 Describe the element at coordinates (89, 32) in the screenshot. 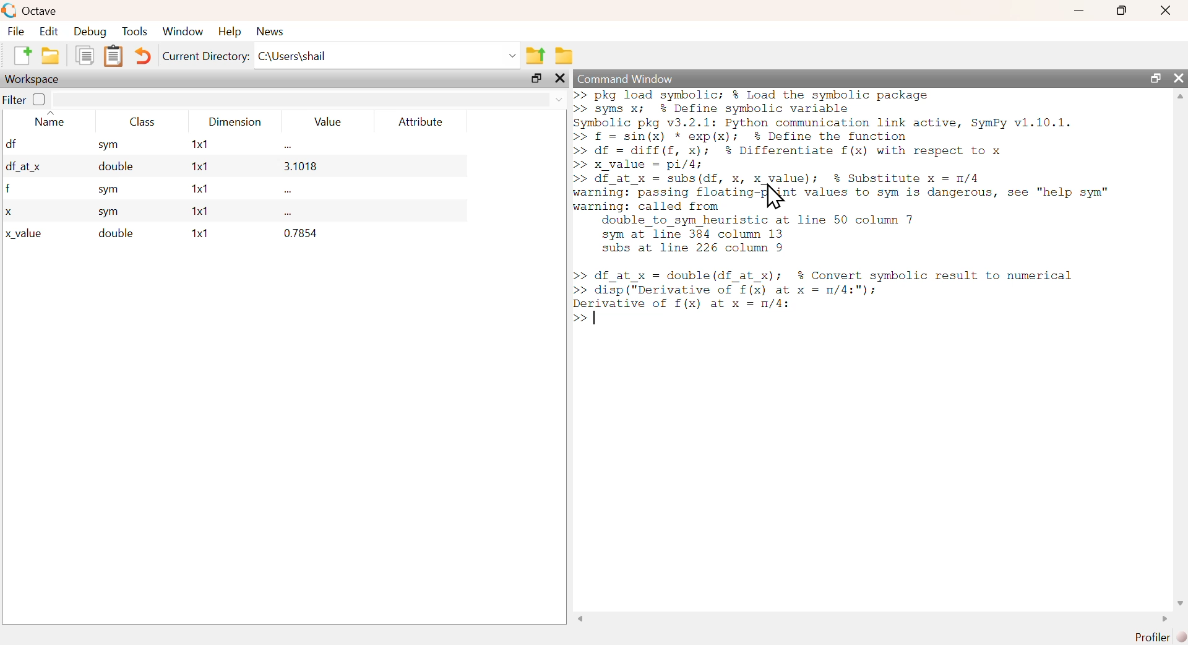

I see `Debug` at that location.